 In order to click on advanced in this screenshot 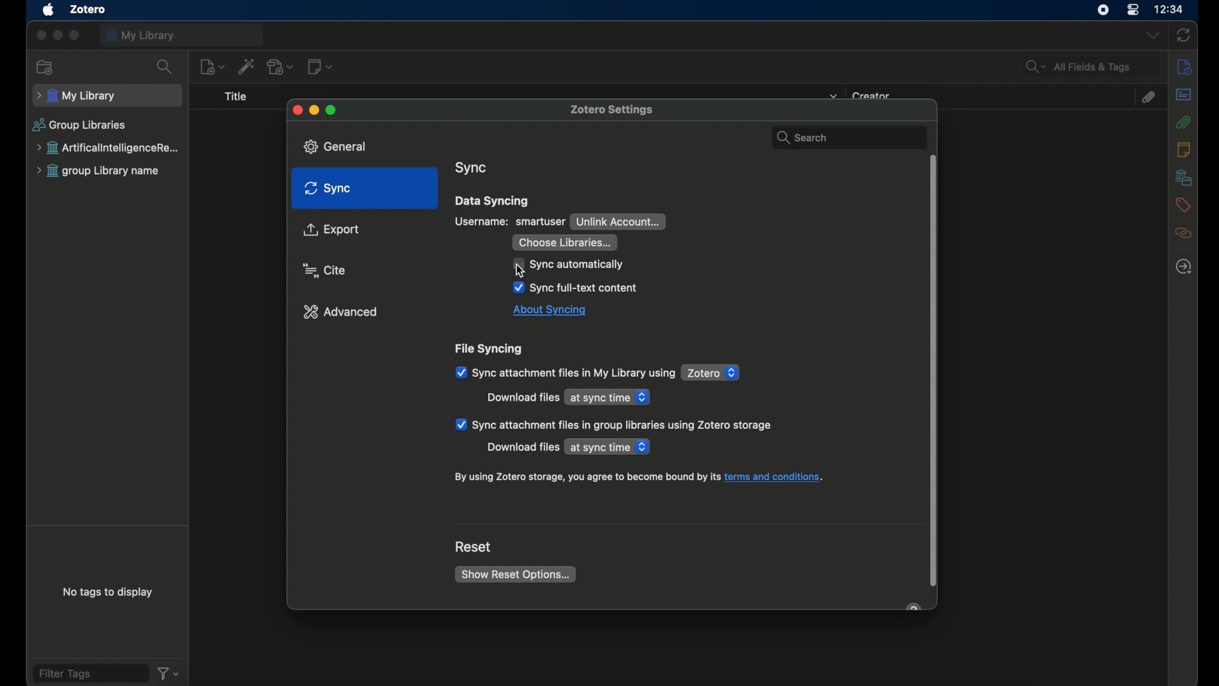, I will do `click(341, 312)`.